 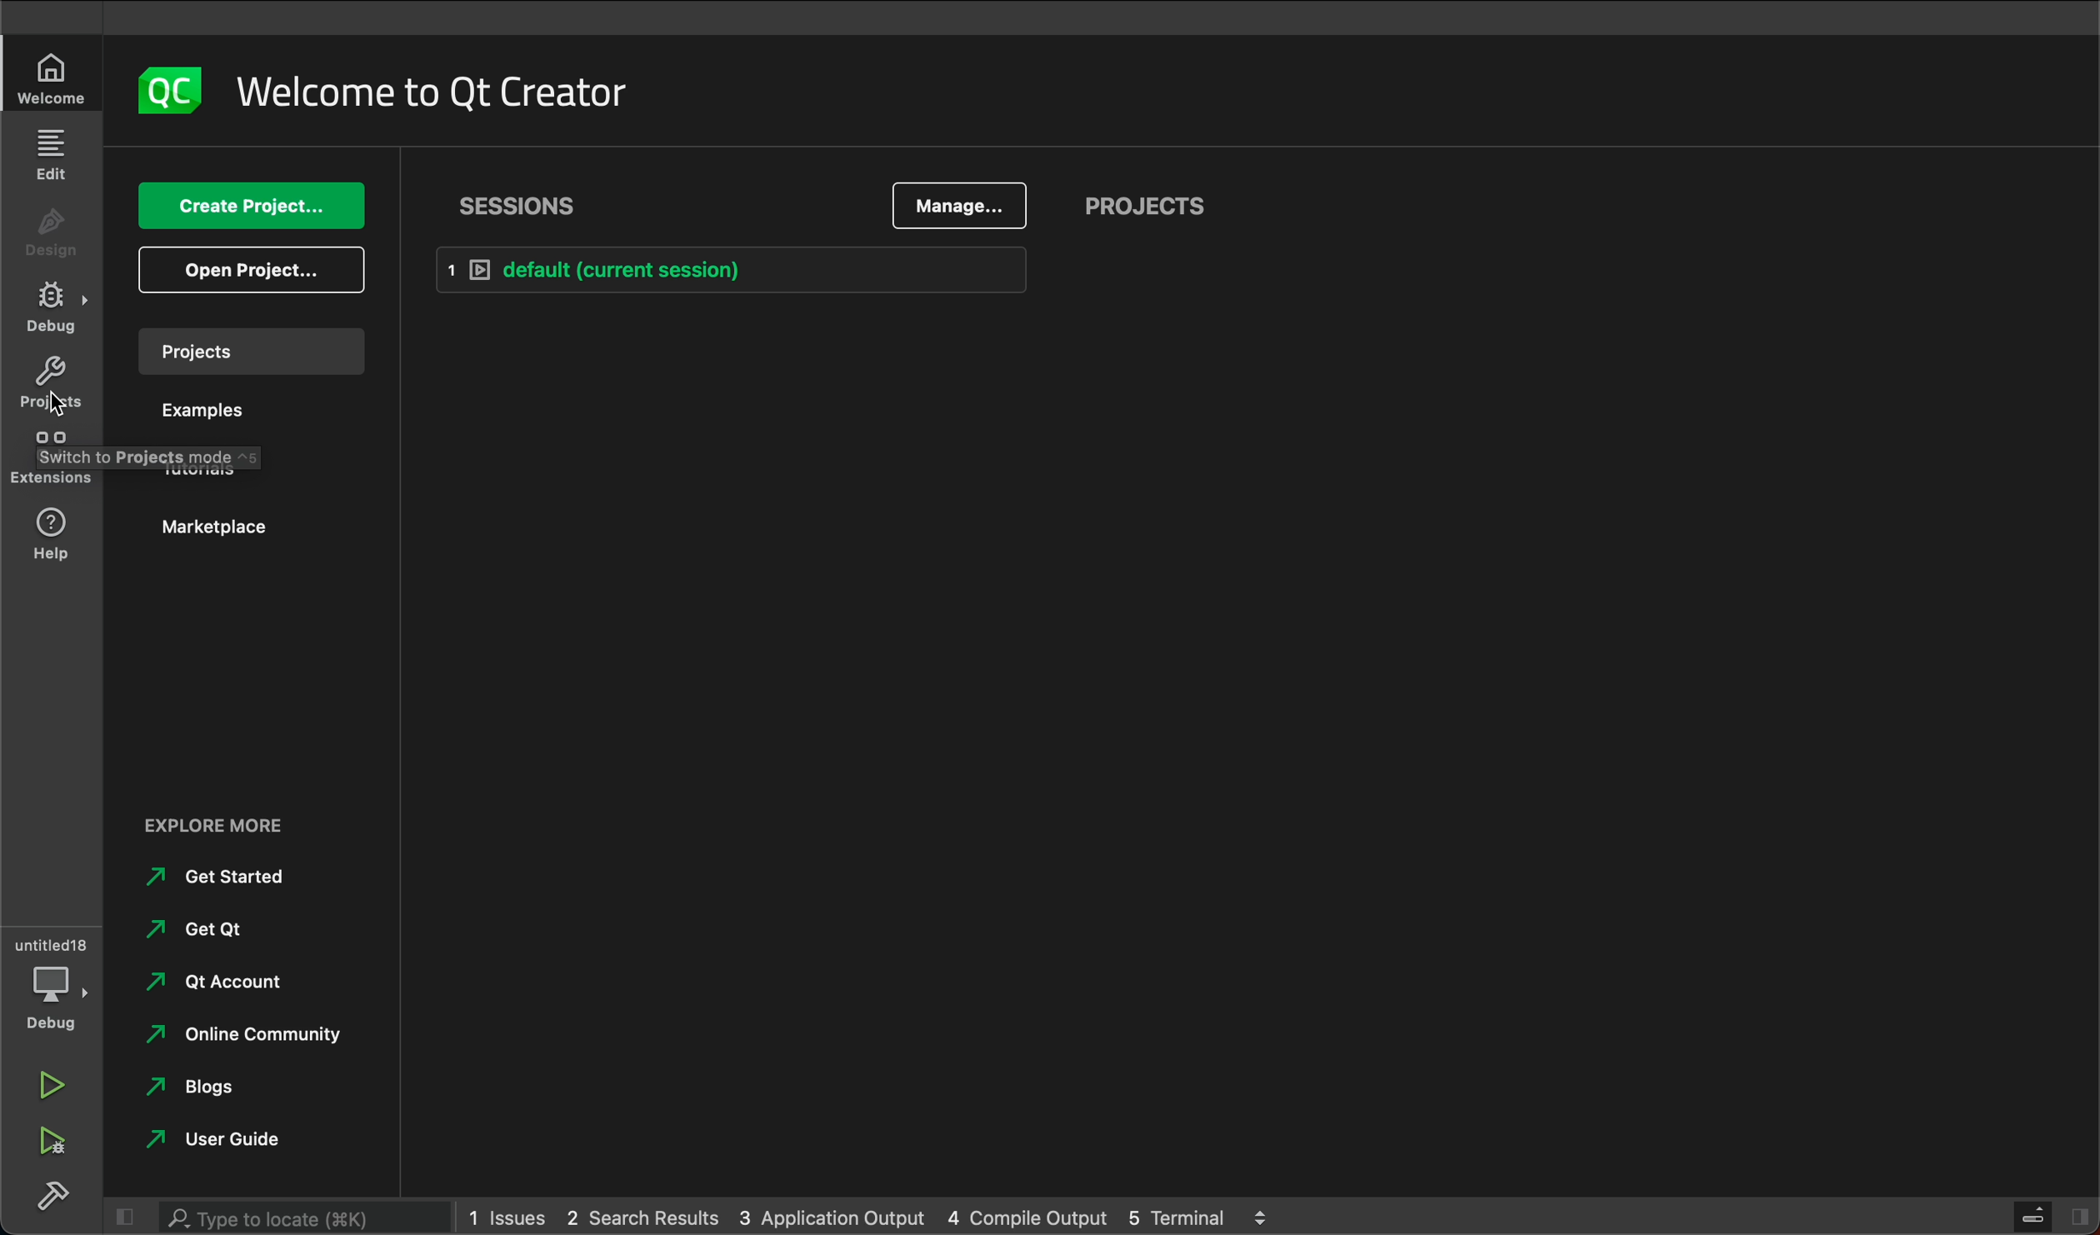 I want to click on marketplace, so click(x=209, y=524).